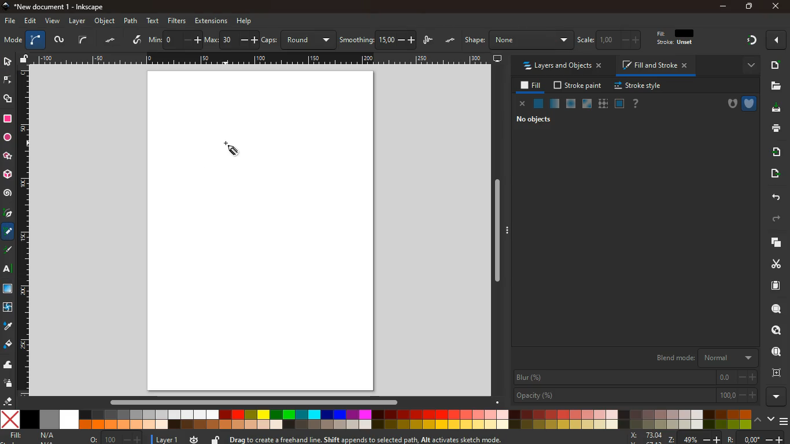 The height and width of the screenshot is (444, 790). What do you see at coordinates (773, 109) in the screenshot?
I see `download` at bounding box center [773, 109].